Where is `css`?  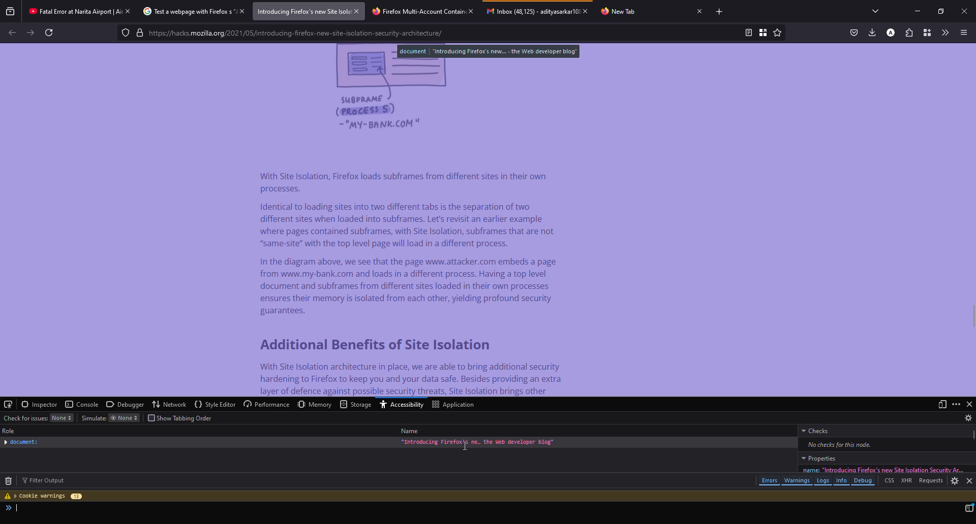
css is located at coordinates (890, 482).